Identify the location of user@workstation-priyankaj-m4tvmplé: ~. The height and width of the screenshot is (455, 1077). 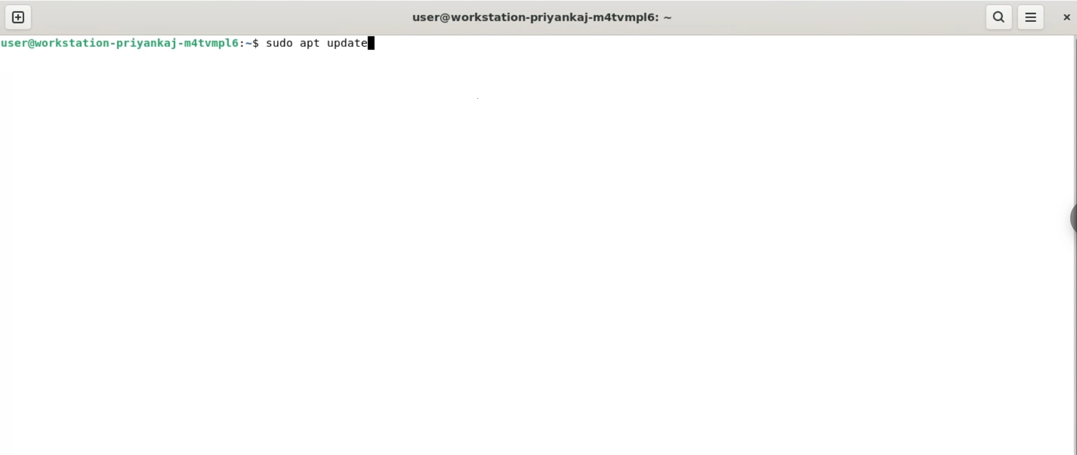
(546, 18).